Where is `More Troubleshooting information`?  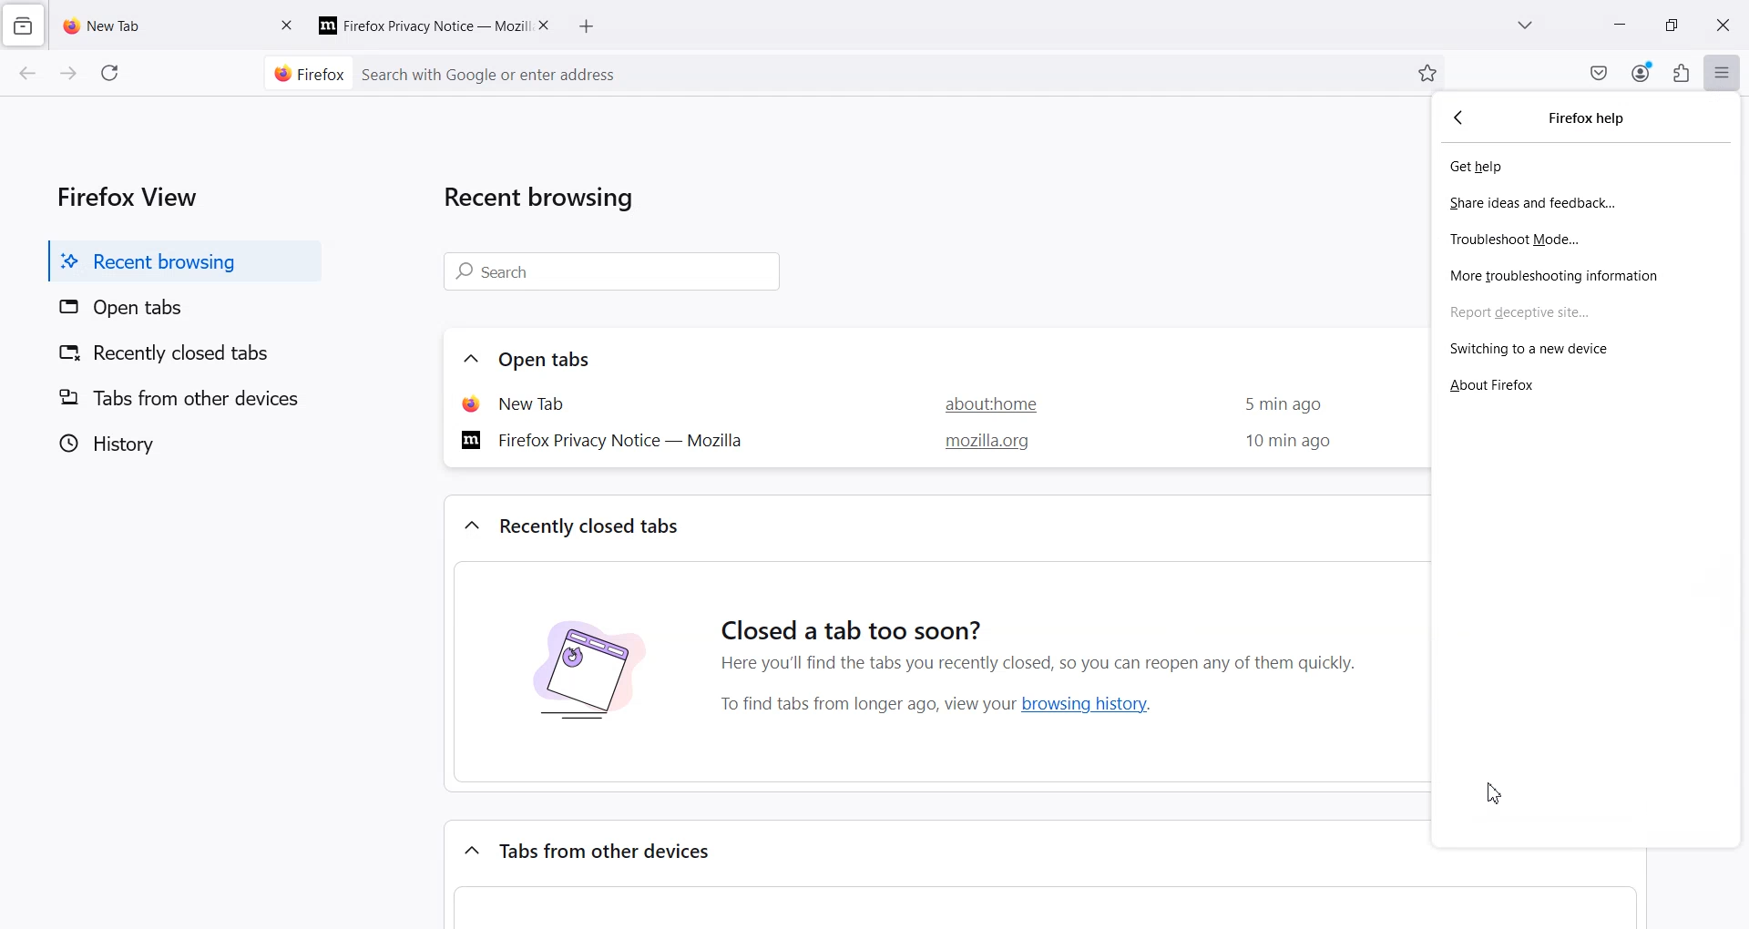 More Troubleshooting information is located at coordinates (1585, 272).